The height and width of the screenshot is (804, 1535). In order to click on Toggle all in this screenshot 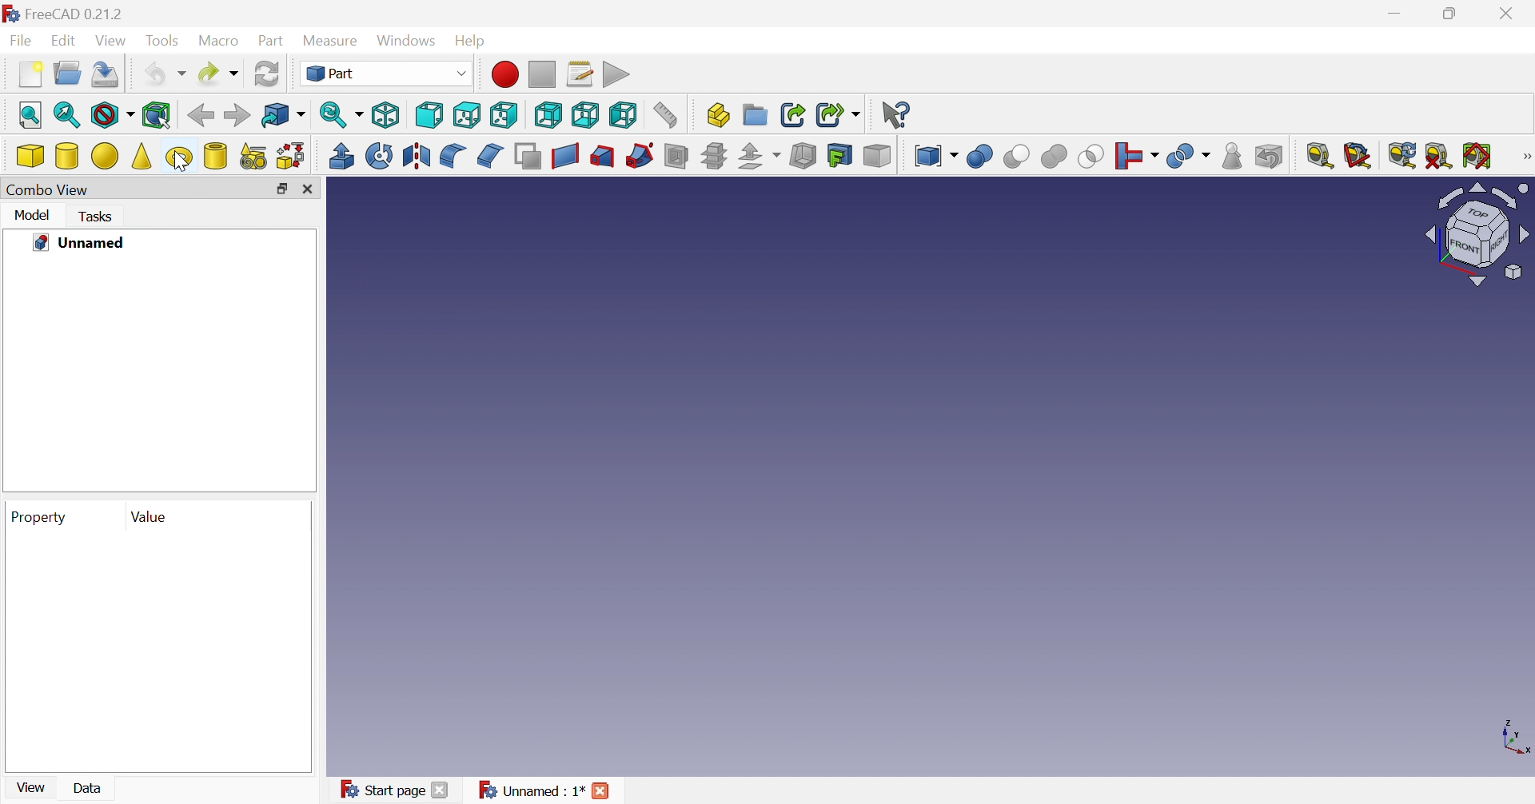, I will do `click(1477, 154)`.